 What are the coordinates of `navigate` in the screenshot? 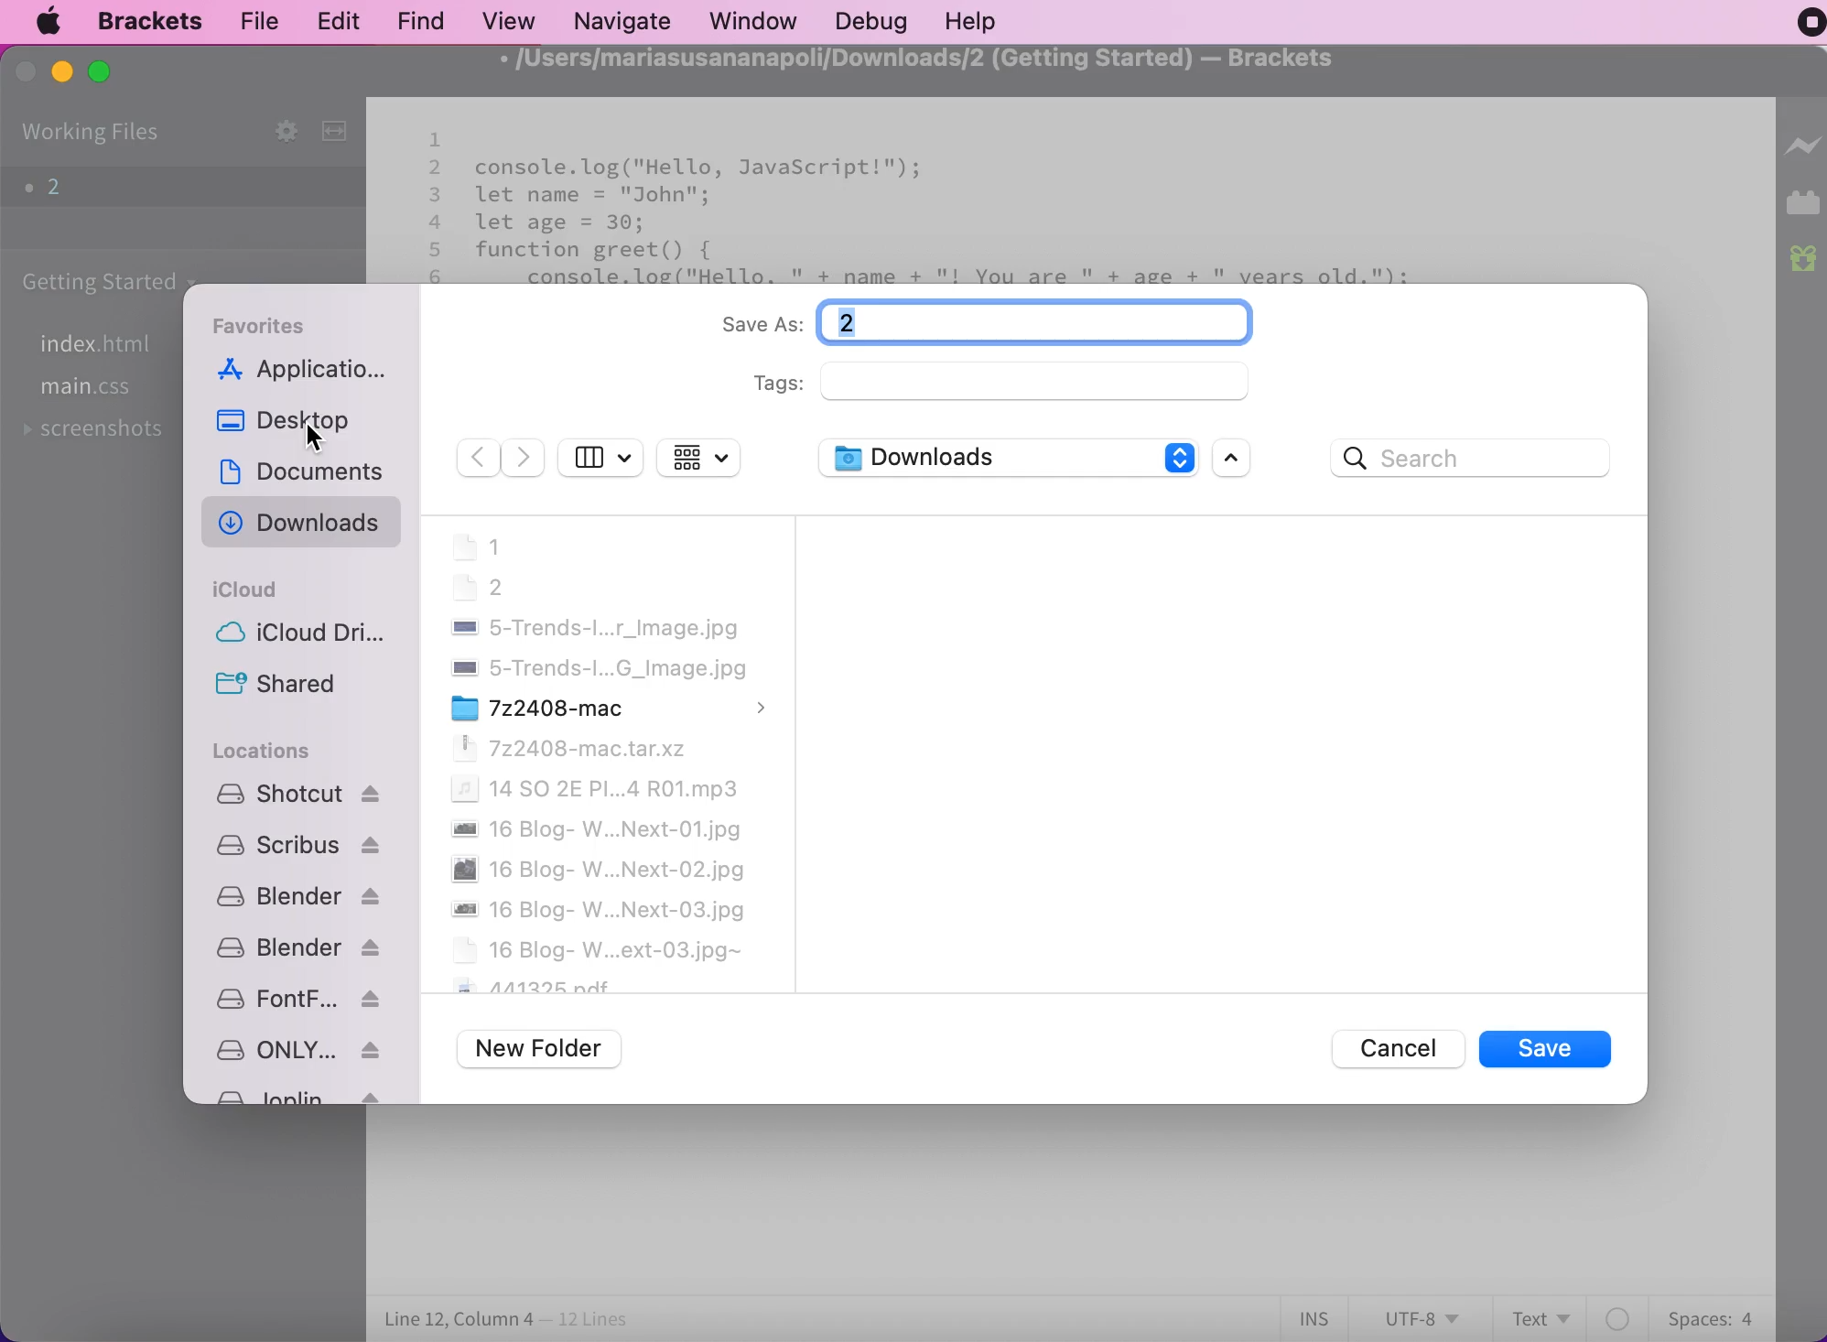 It's located at (622, 19).